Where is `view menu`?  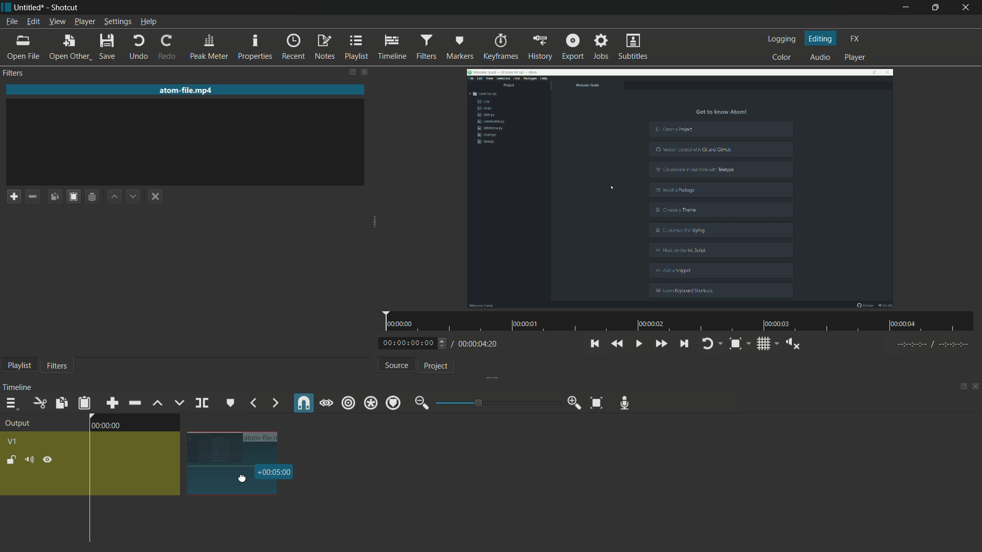
view menu is located at coordinates (57, 21).